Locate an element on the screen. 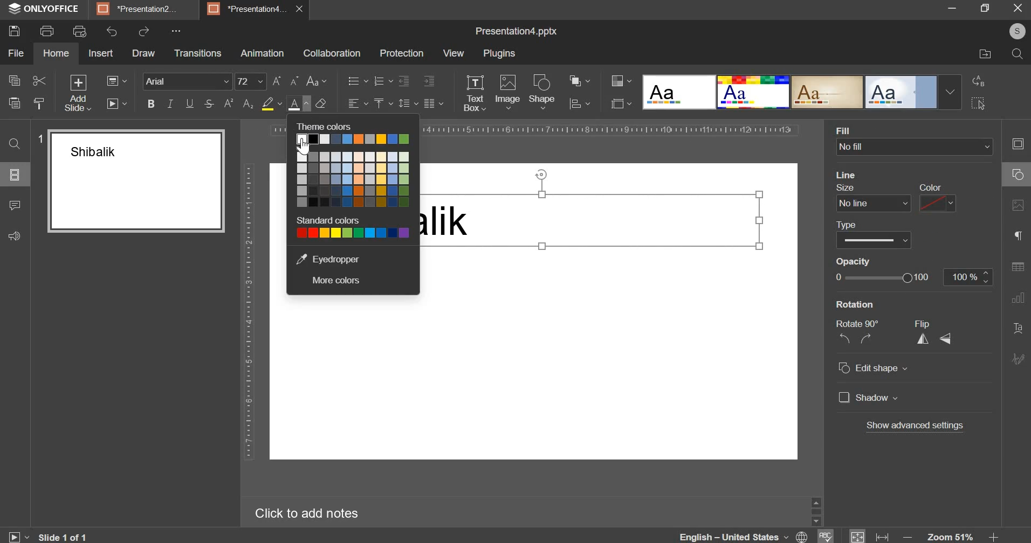  protection is located at coordinates (402, 53).